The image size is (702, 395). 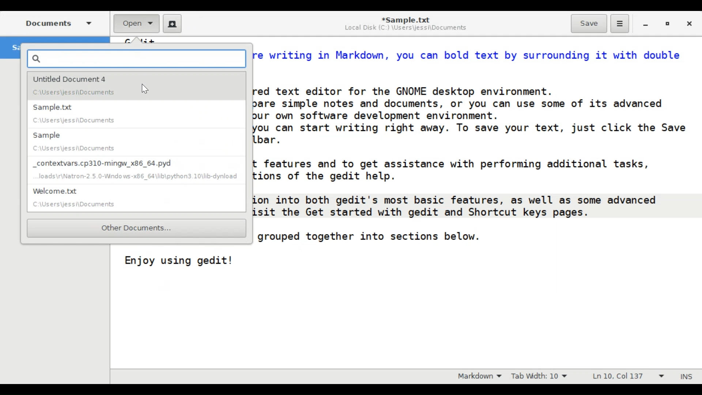 I want to click on Open, so click(x=137, y=24).